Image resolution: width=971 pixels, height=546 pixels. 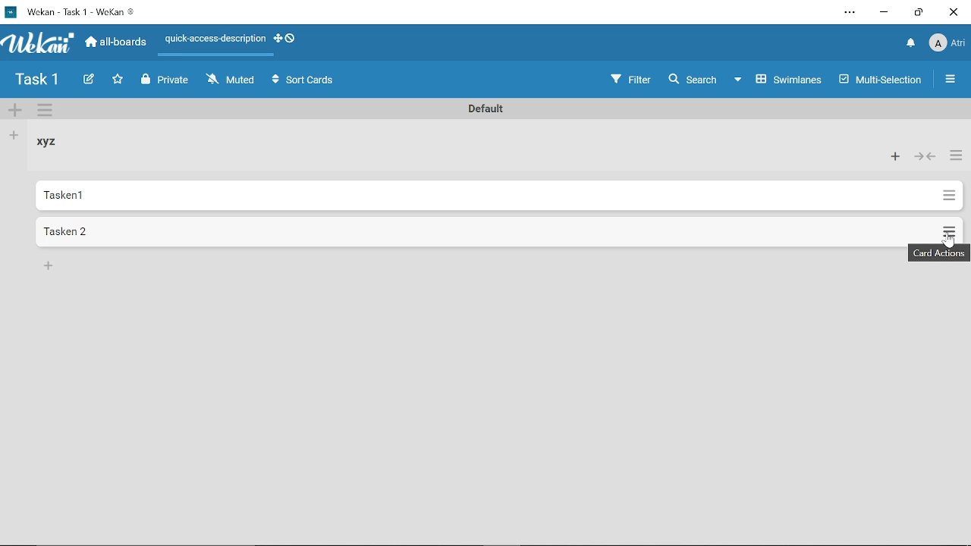 I want to click on Muted, so click(x=232, y=81).